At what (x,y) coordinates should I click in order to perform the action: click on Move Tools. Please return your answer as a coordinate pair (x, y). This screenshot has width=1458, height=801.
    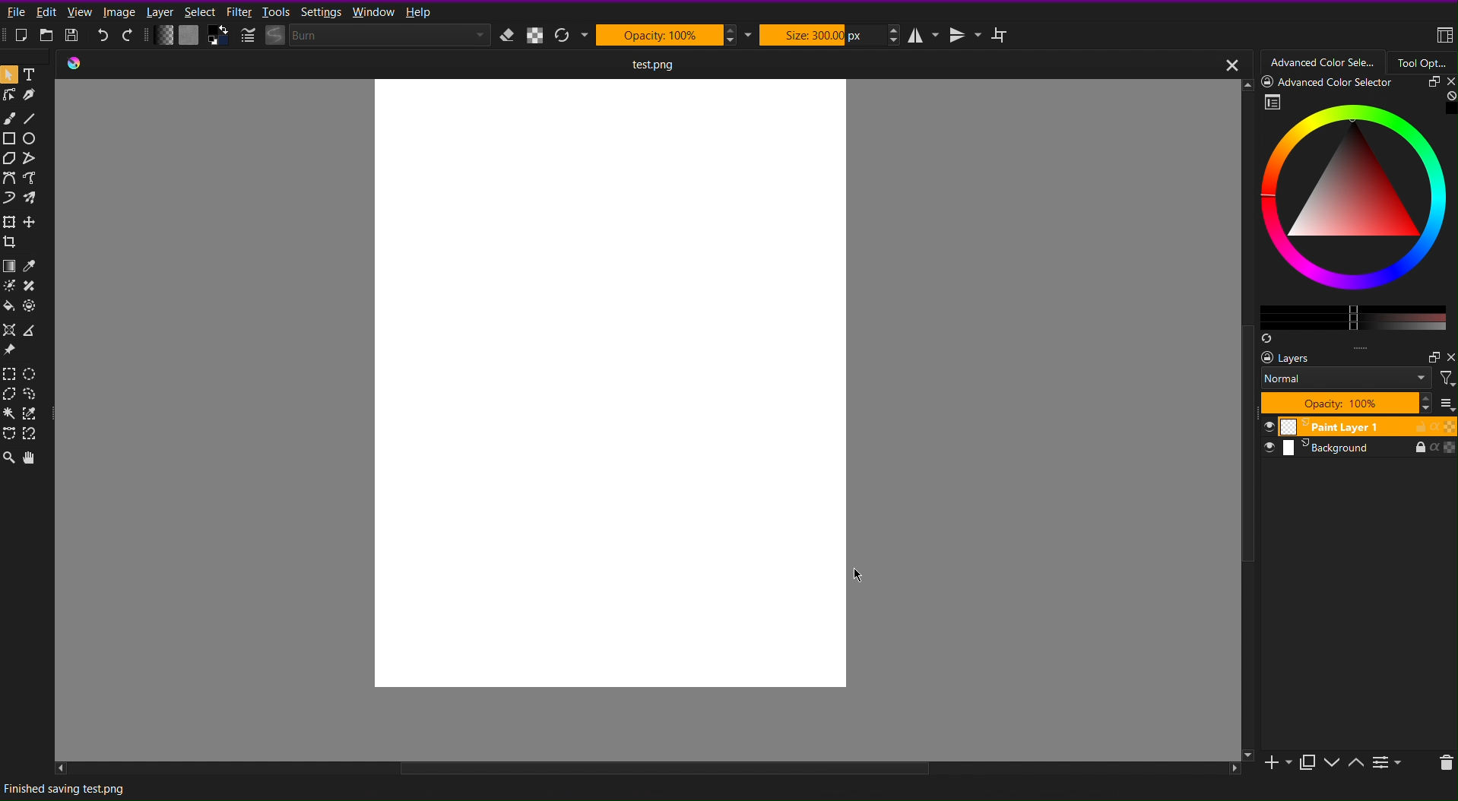
    Looking at the image, I should click on (24, 228).